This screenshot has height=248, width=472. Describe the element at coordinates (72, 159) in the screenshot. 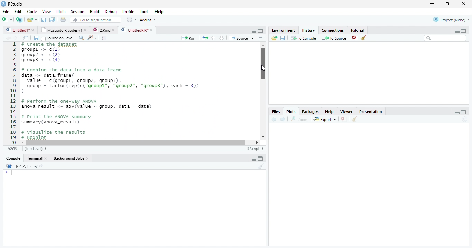

I see `background jobs` at that location.